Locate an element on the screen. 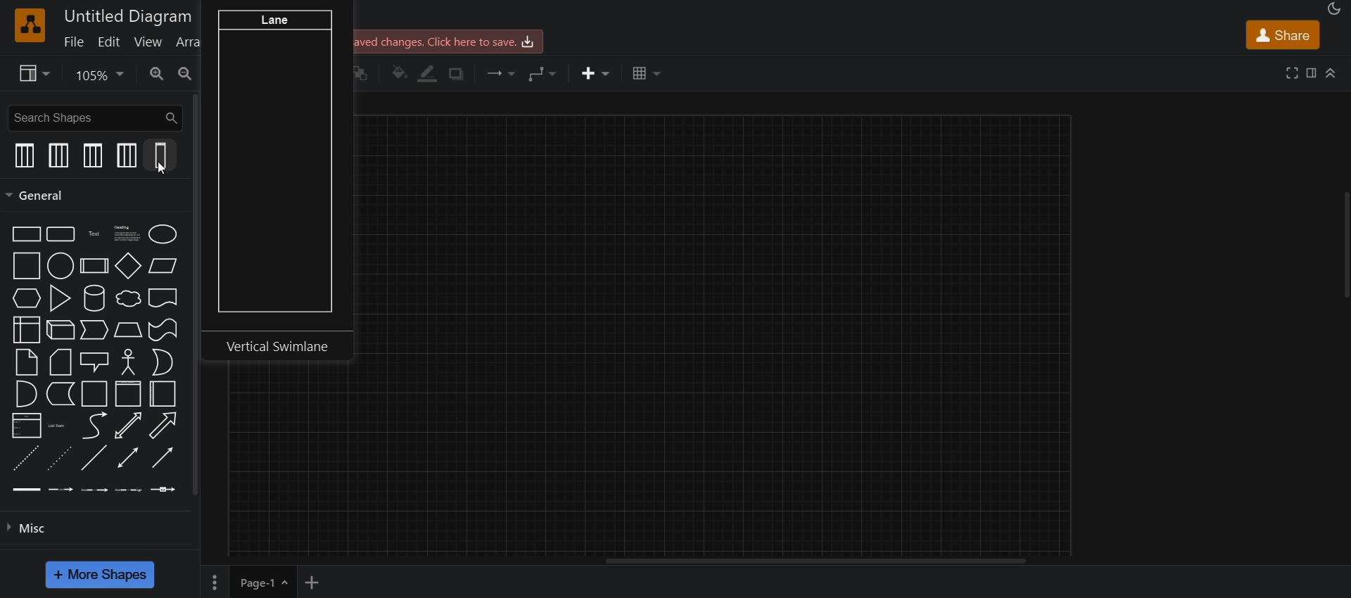 Image resolution: width=1351 pixels, height=598 pixels. vertical swimlance is located at coordinates (279, 180).